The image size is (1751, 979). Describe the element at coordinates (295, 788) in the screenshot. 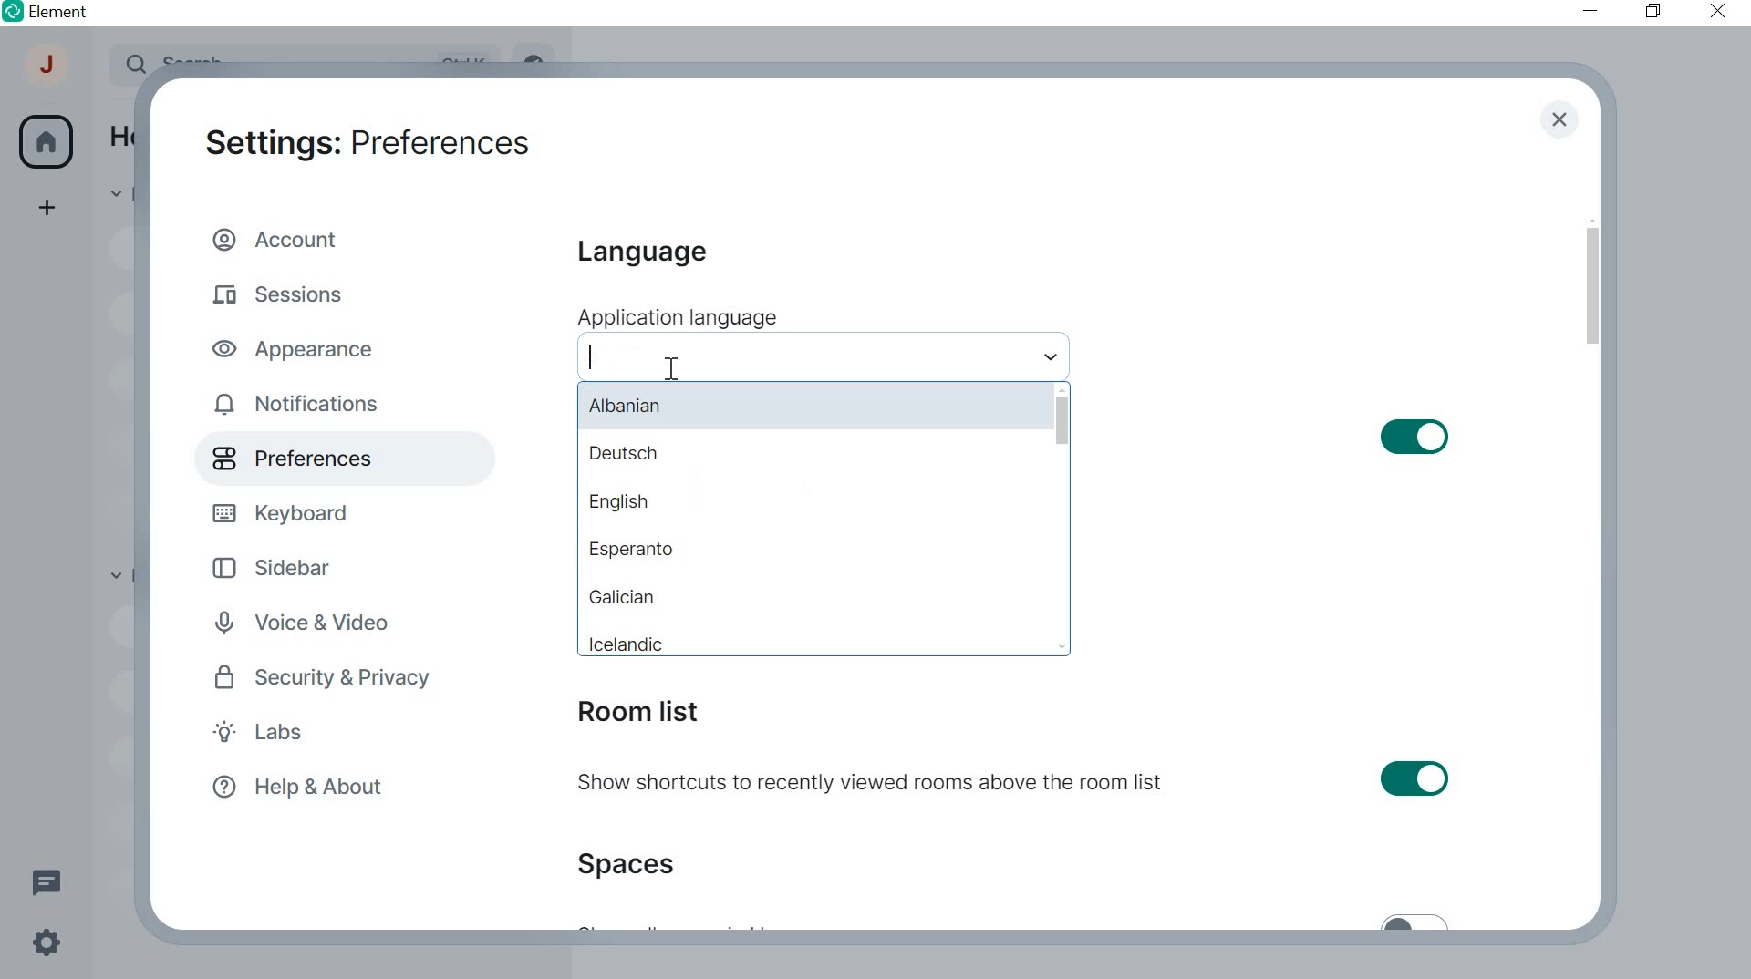

I see `HELP & ABOUT` at that location.